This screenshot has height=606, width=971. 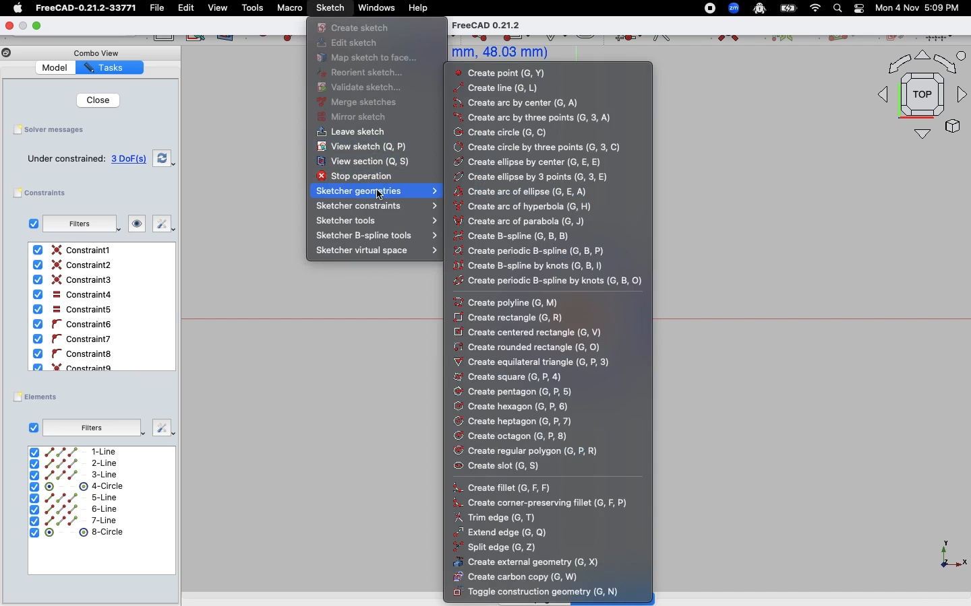 What do you see at coordinates (57, 69) in the screenshot?
I see `Model` at bounding box center [57, 69].